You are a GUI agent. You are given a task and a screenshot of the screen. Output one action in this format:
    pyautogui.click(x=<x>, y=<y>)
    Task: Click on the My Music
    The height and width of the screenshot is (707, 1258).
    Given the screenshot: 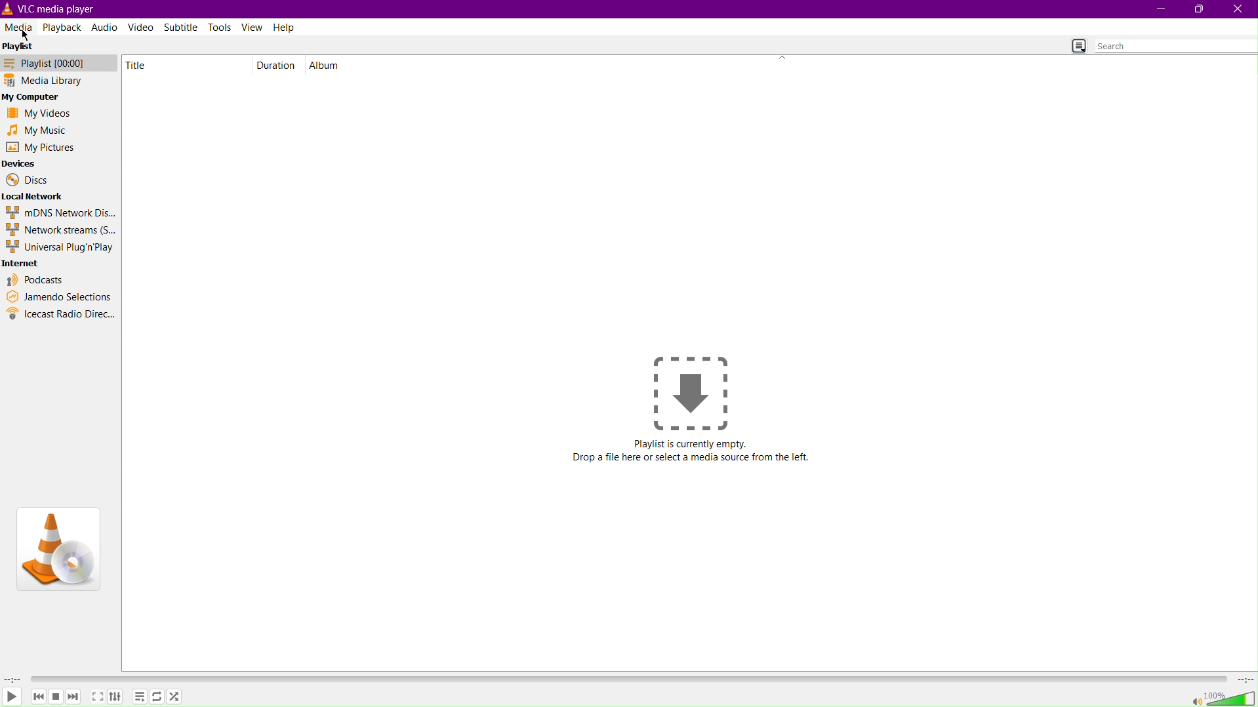 What is the action you would take?
    pyautogui.click(x=43, y=131)
    